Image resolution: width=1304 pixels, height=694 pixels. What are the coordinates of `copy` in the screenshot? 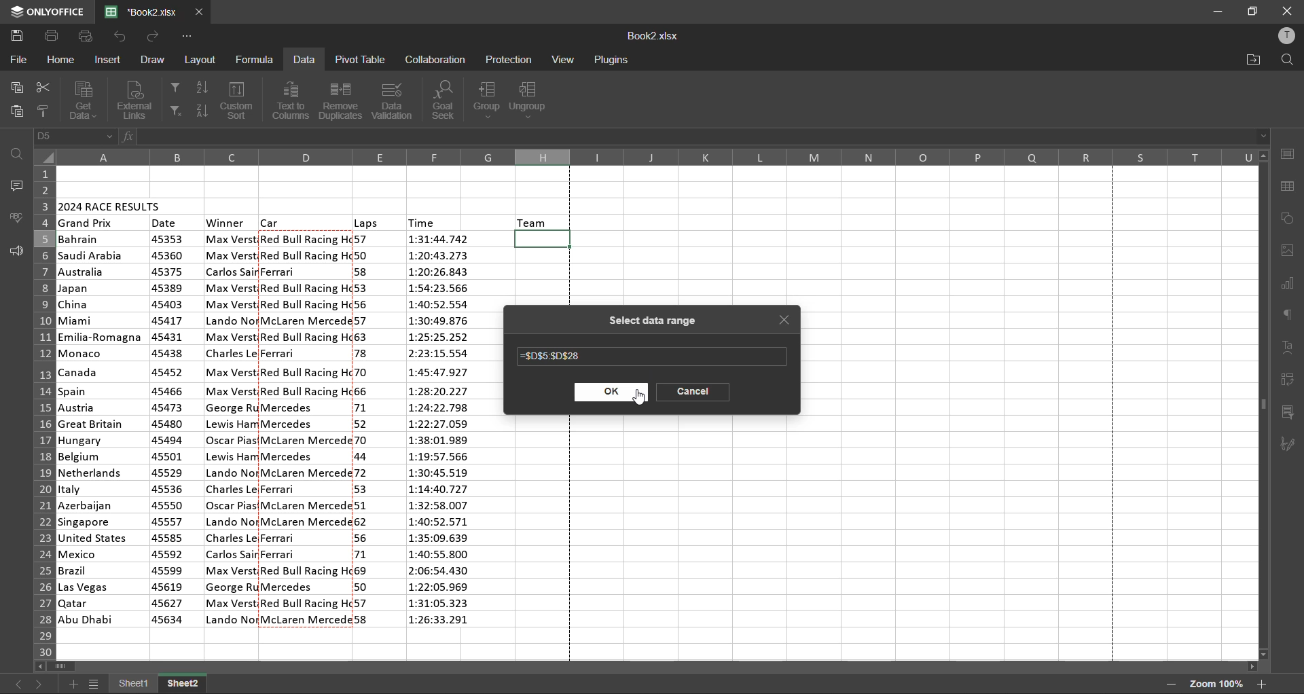 It's located at (16, 89).